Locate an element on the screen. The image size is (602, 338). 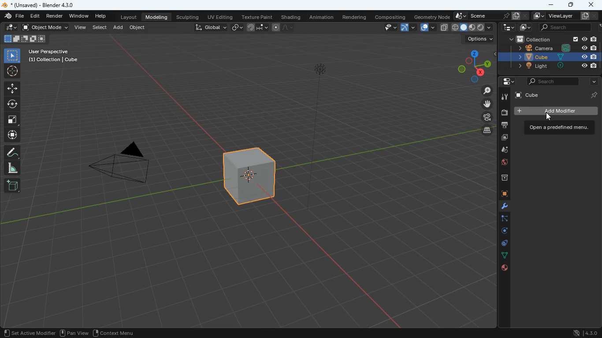
uv editing is located at coordinates (220, 16).